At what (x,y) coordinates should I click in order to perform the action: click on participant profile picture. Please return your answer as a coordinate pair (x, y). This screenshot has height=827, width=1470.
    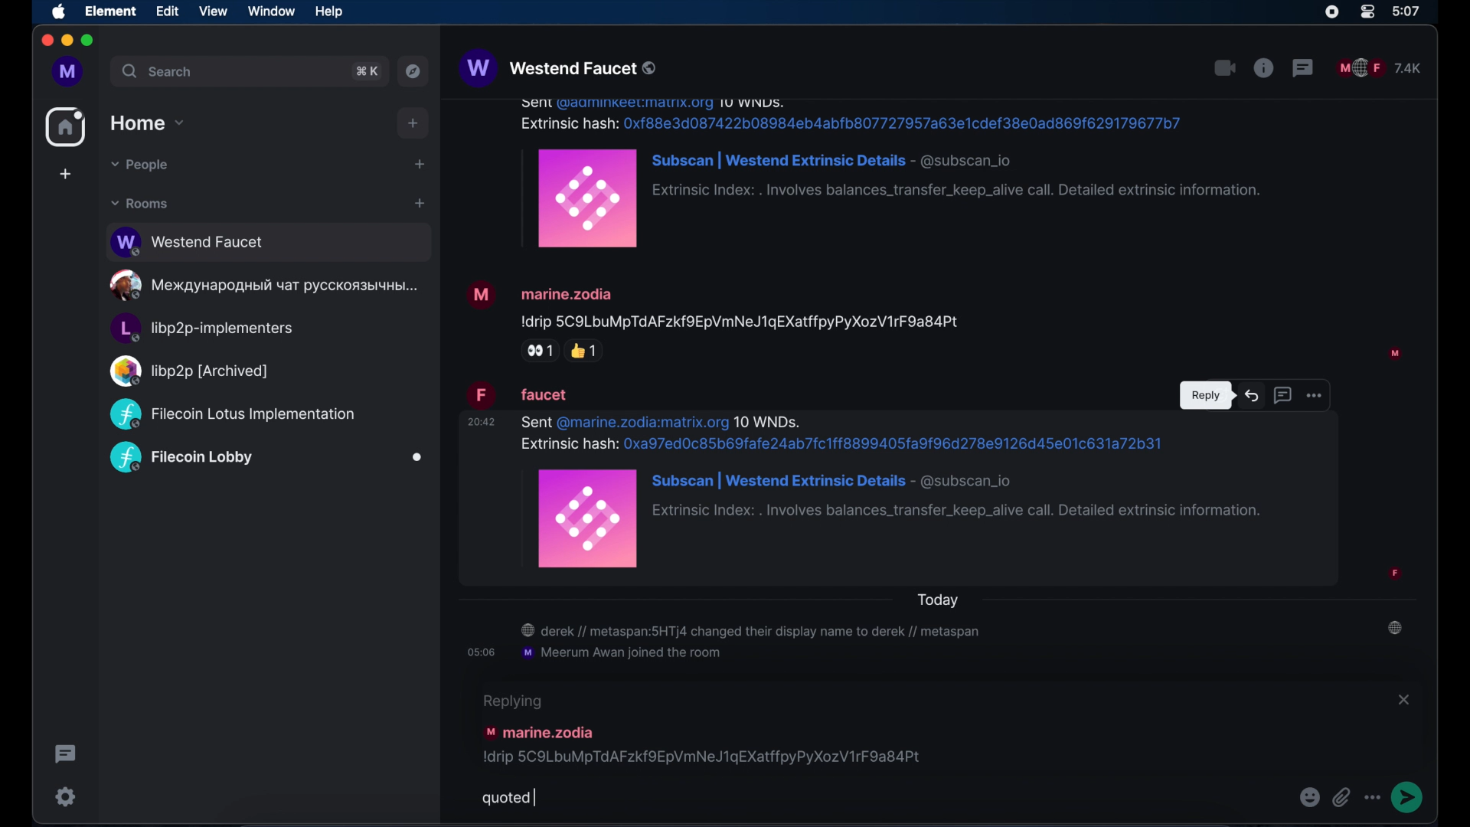
    Looking at the image, I should click on (1394, 123).